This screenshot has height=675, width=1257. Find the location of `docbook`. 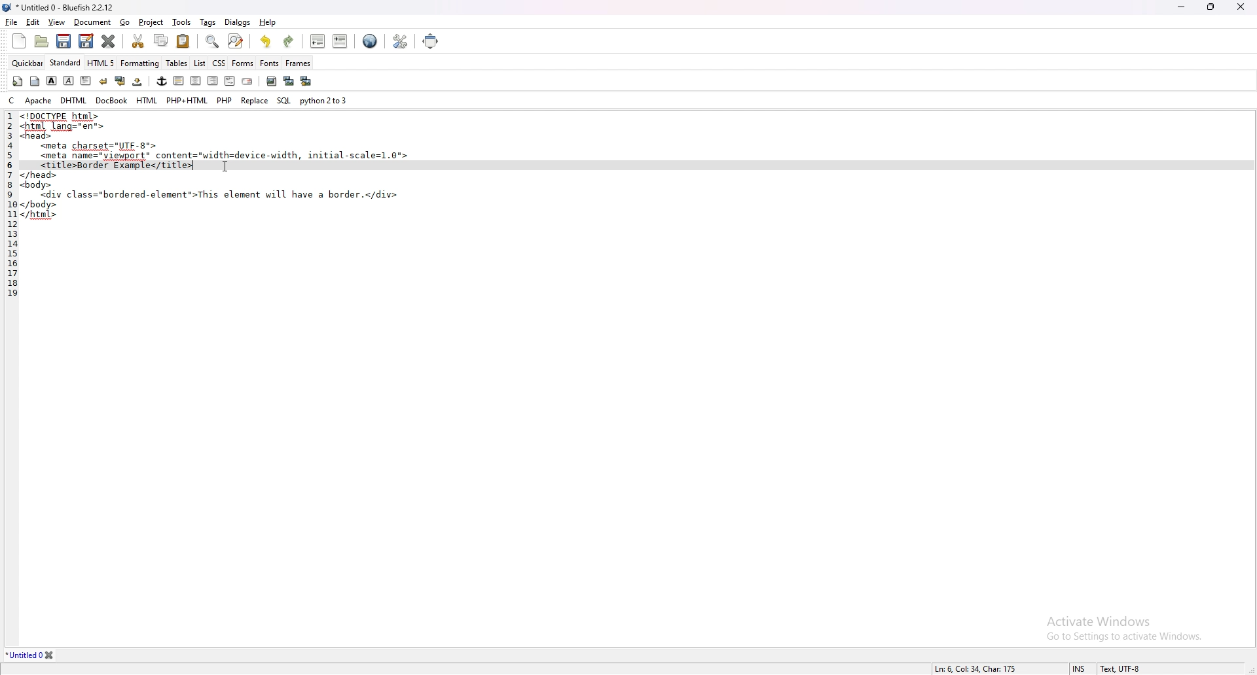

docbook is located at coordinates (111, 100).